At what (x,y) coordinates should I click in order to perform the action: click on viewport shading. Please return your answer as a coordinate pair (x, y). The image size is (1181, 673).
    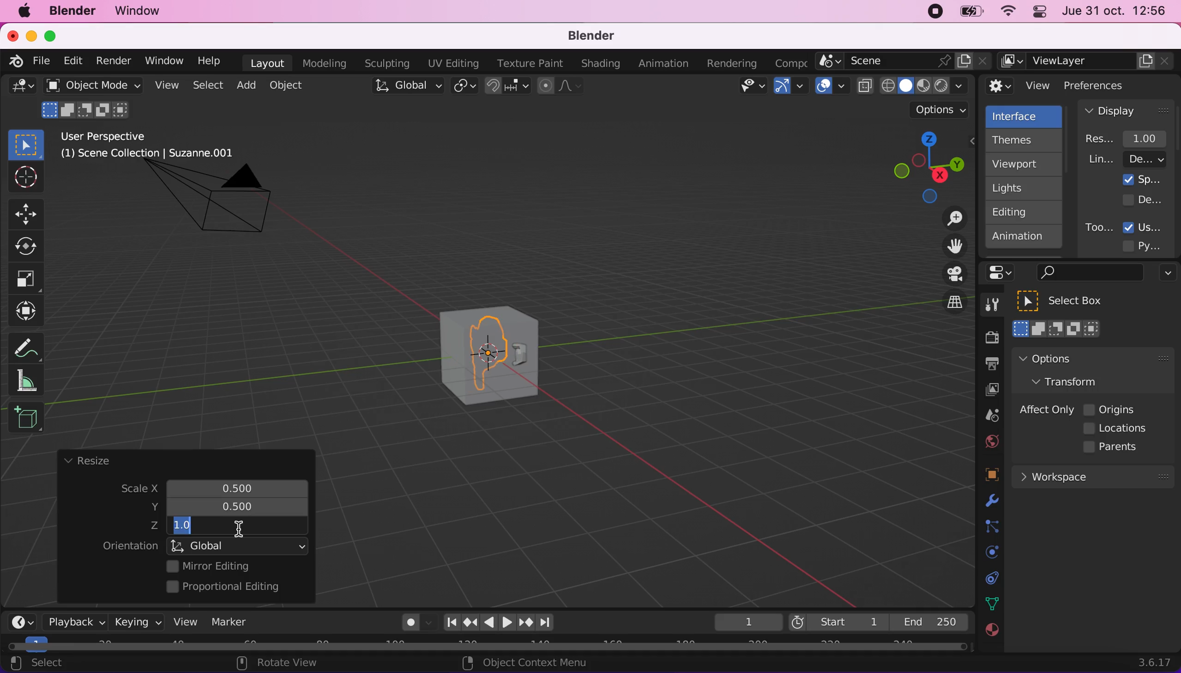
    Looking at the image, I should click on (915, 86).